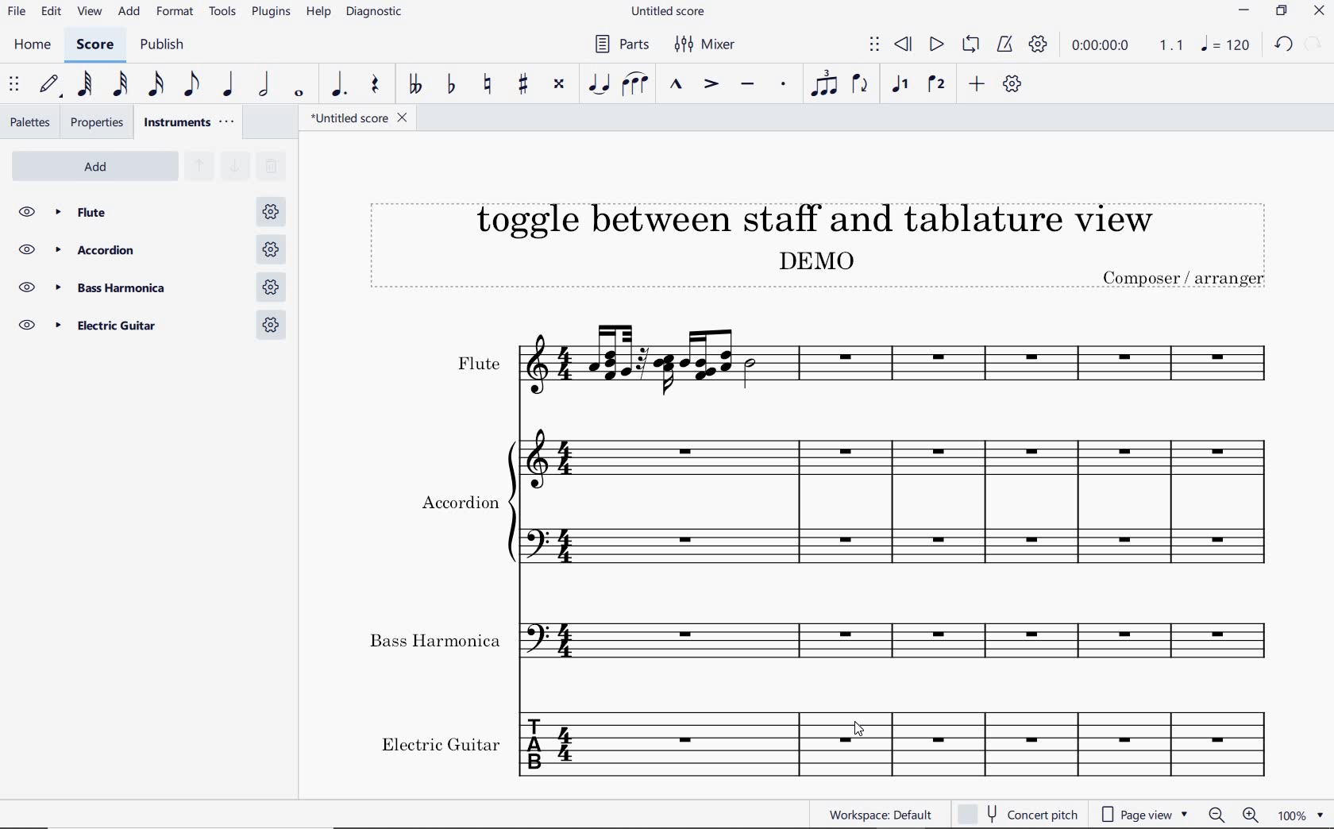 This screenshot has width=1334, height=829. I want to click on tools, so click(226, 15).